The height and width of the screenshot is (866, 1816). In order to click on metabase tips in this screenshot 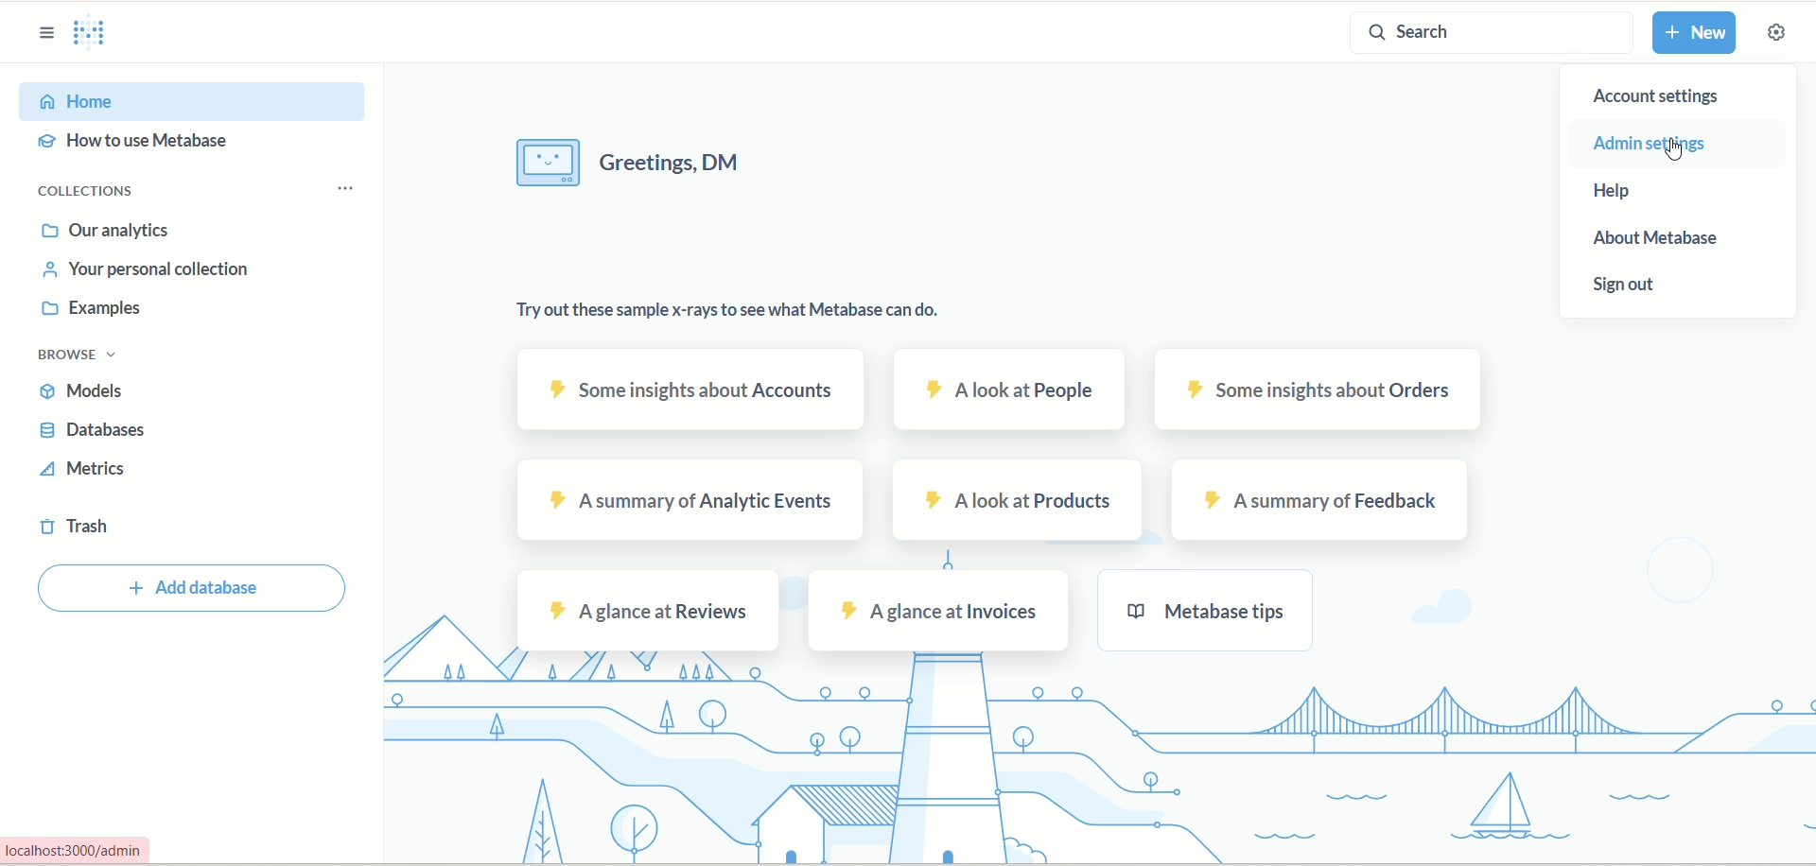, I will do `click(1208, 611)`.